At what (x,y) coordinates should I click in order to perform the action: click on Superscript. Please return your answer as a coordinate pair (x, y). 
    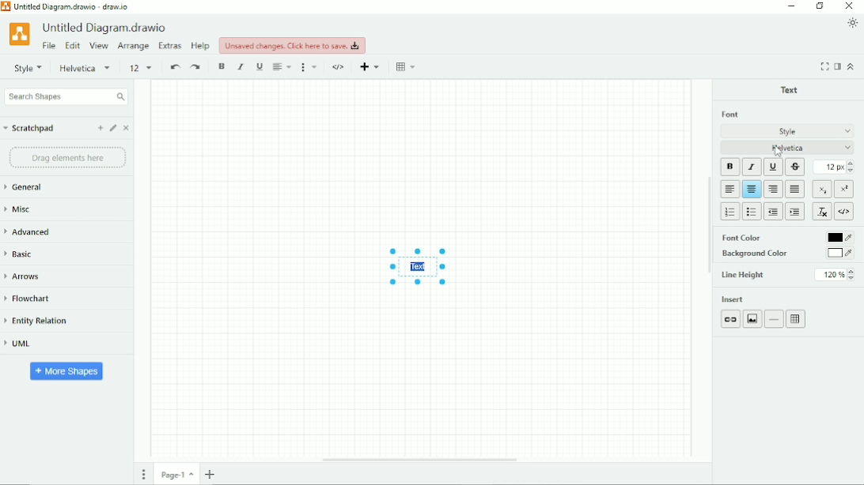
    Looking at the image, I should click on (843, 190).